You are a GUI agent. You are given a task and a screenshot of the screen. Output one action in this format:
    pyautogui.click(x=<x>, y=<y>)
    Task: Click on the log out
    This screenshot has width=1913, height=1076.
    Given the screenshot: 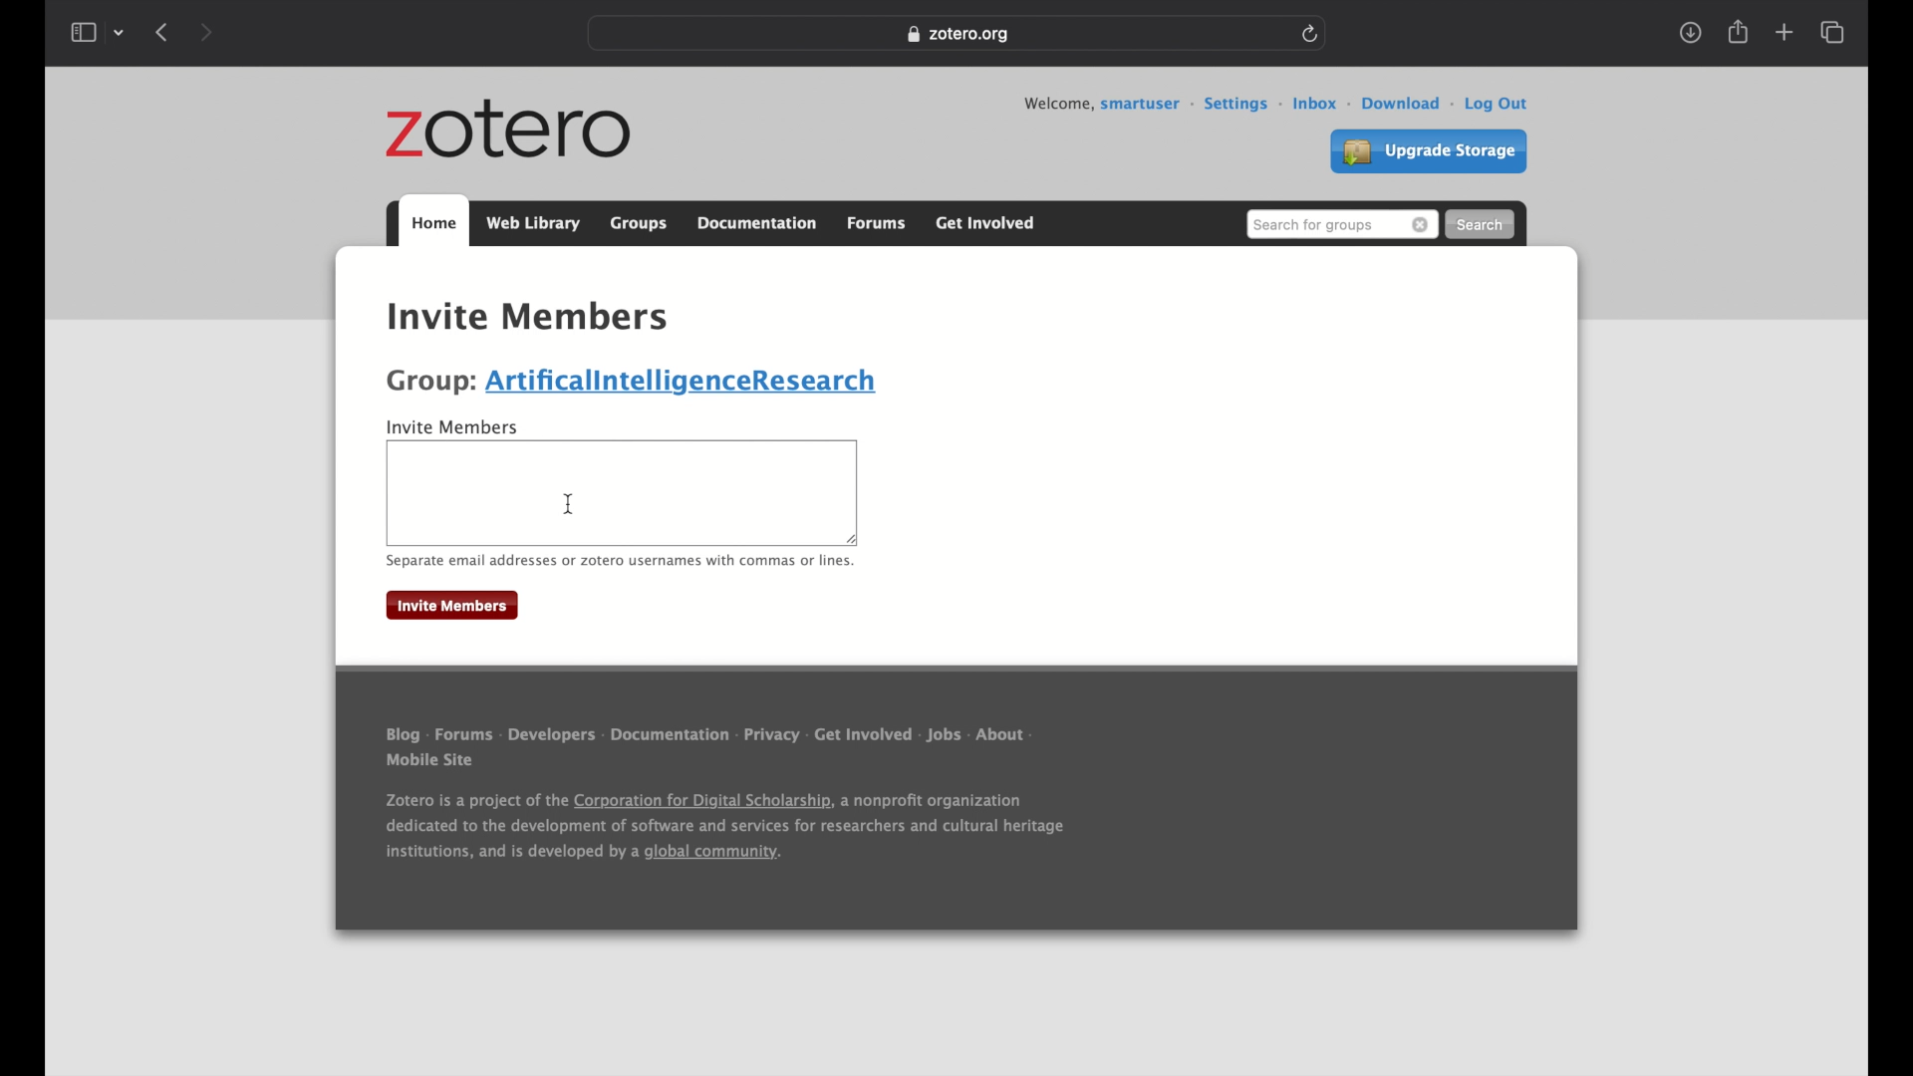 What is the action you would take?
    pyautogui.click(x=1500, y=105)
    